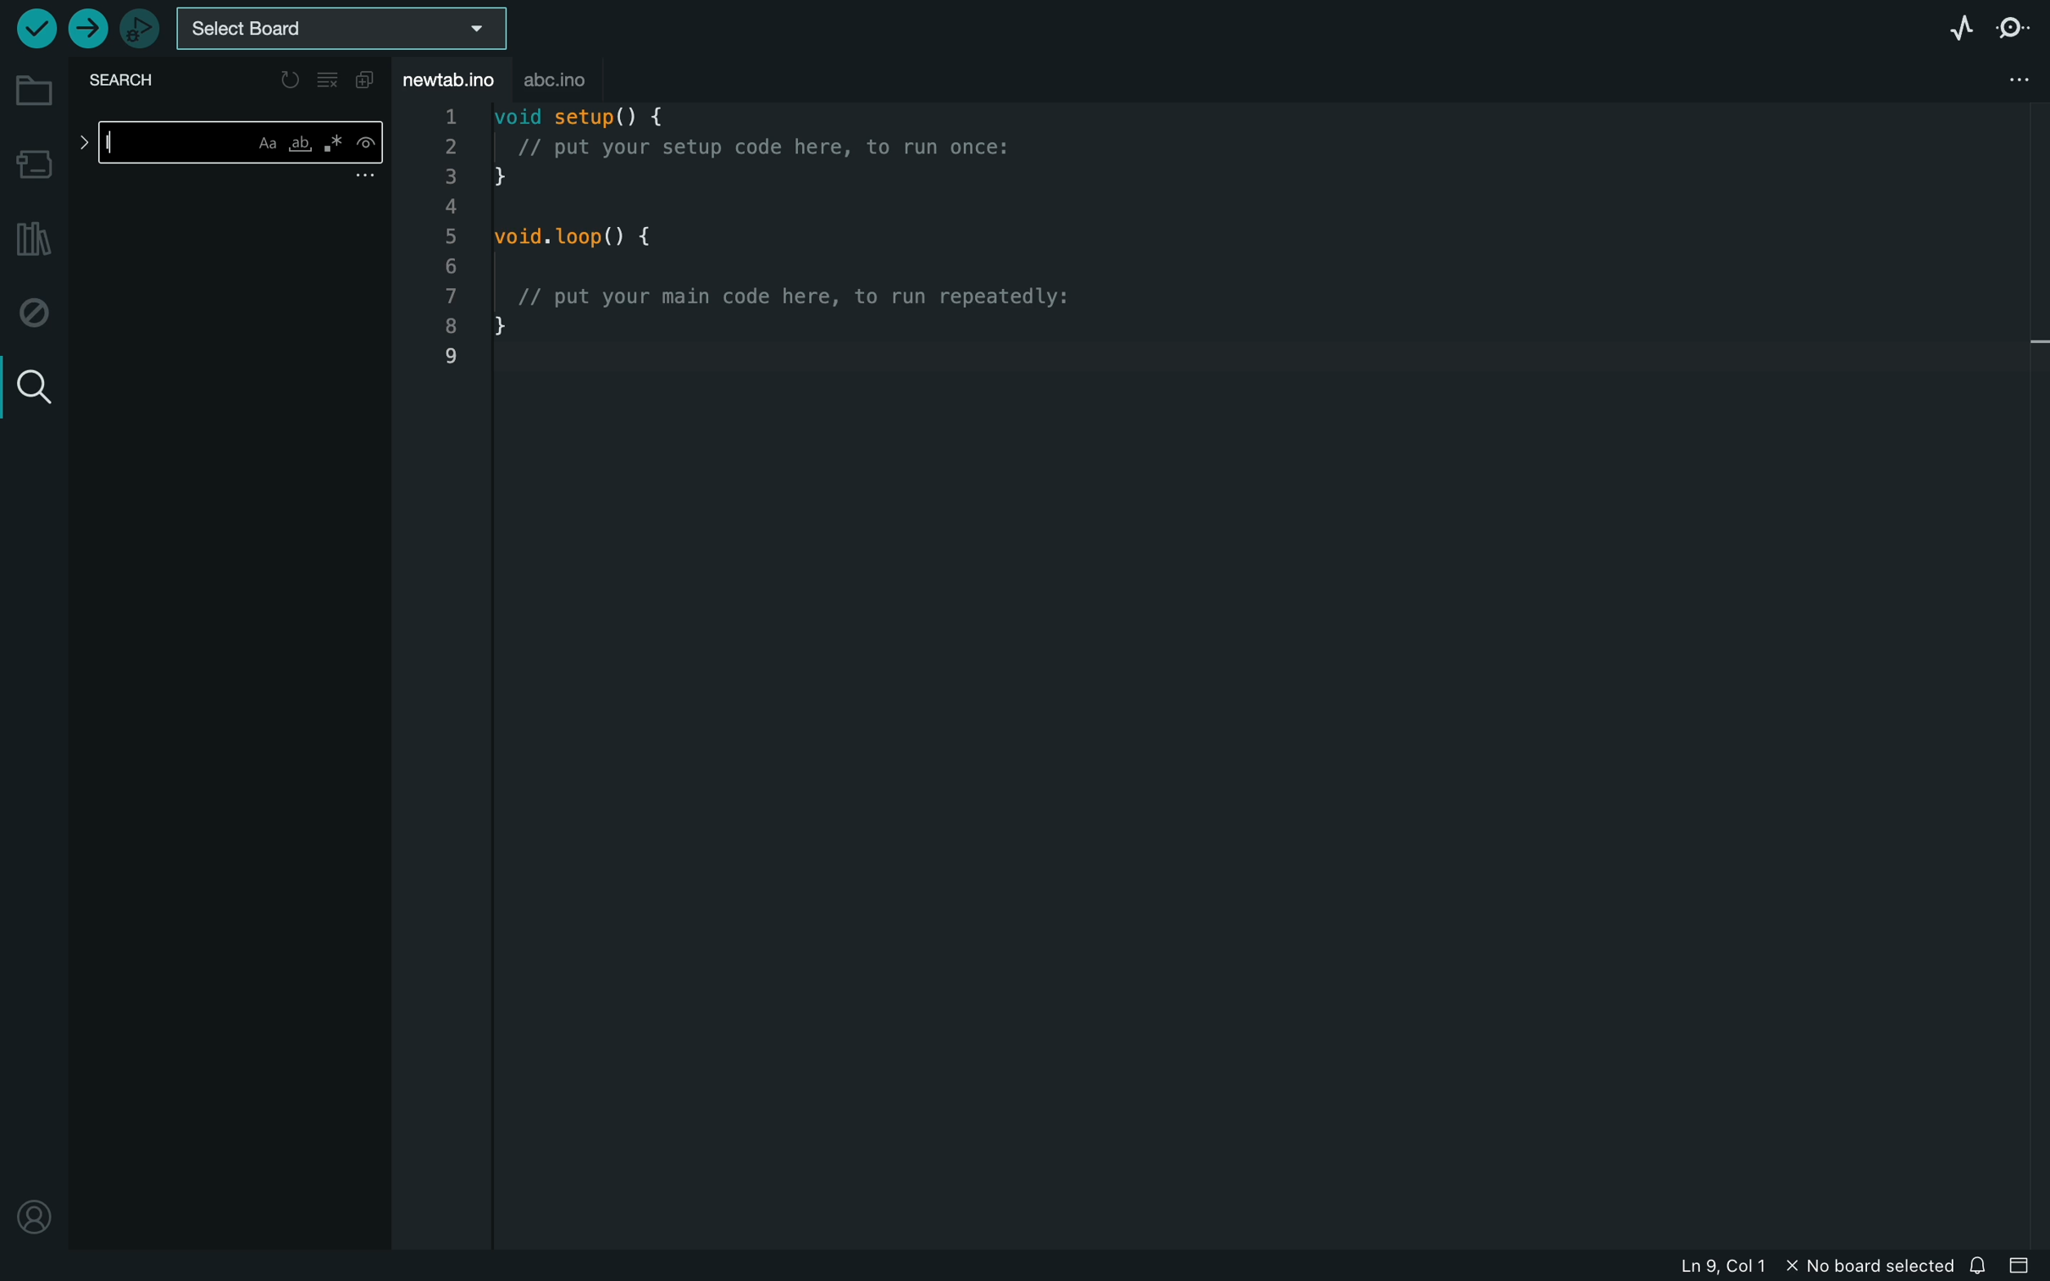 The image size is (2050, 1281). I want to click on copy, so click(369, 80).